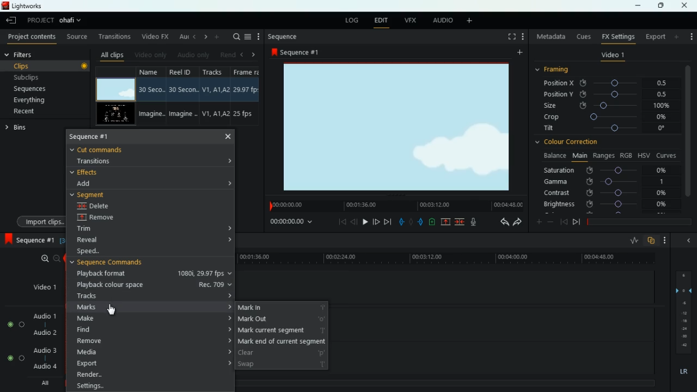 The image size is (697, 392). I want to click on all clips, so click(111, 55).